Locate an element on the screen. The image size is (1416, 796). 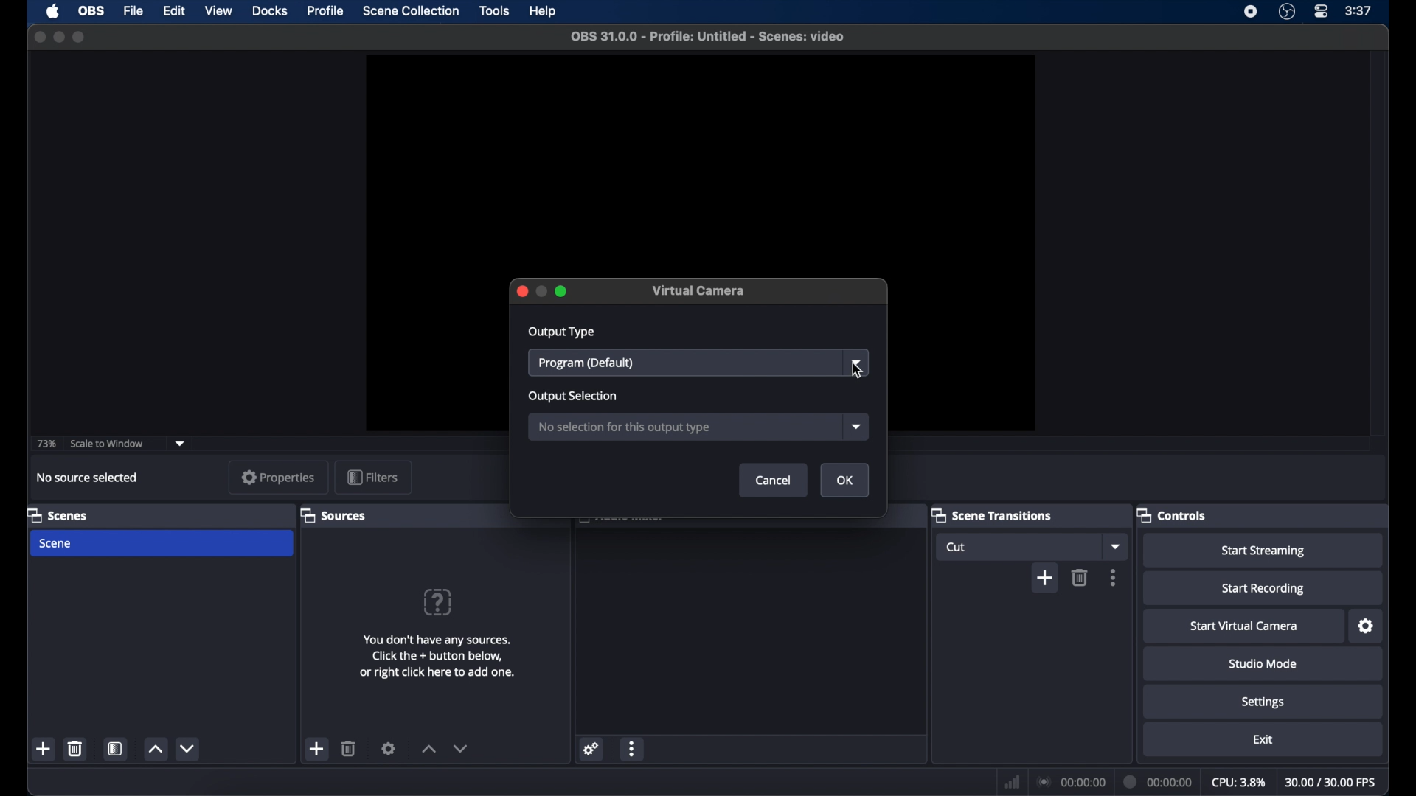
properties is located at coordinates (279, 477).